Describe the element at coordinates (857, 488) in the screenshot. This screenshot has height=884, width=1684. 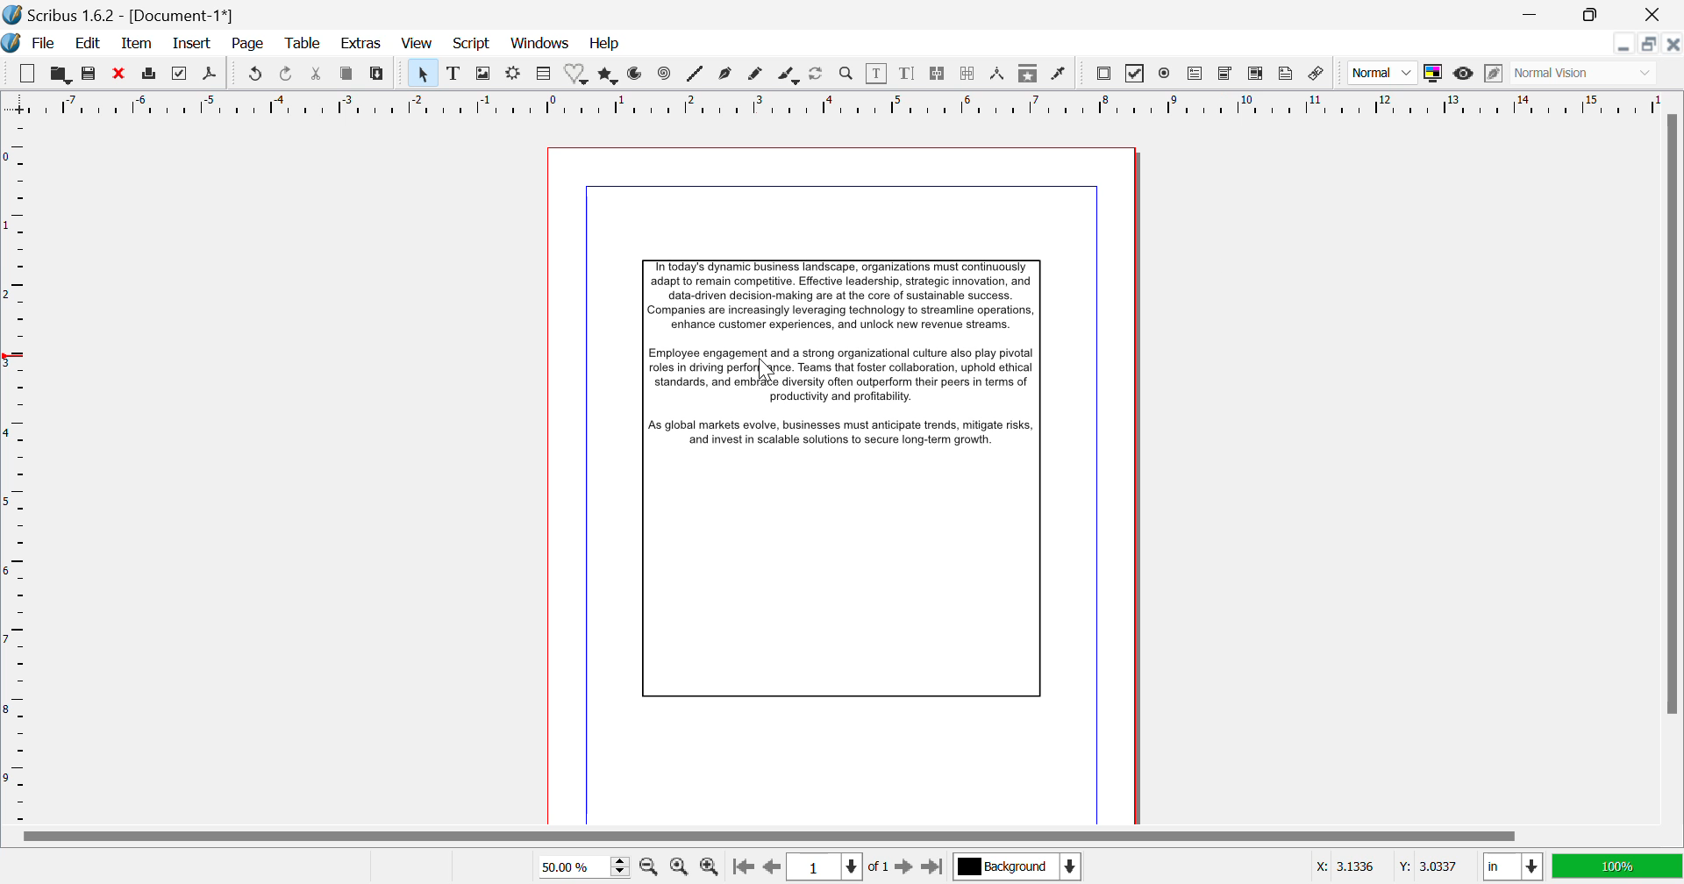
I see `Text Frame with Business Organization Text` at that location.